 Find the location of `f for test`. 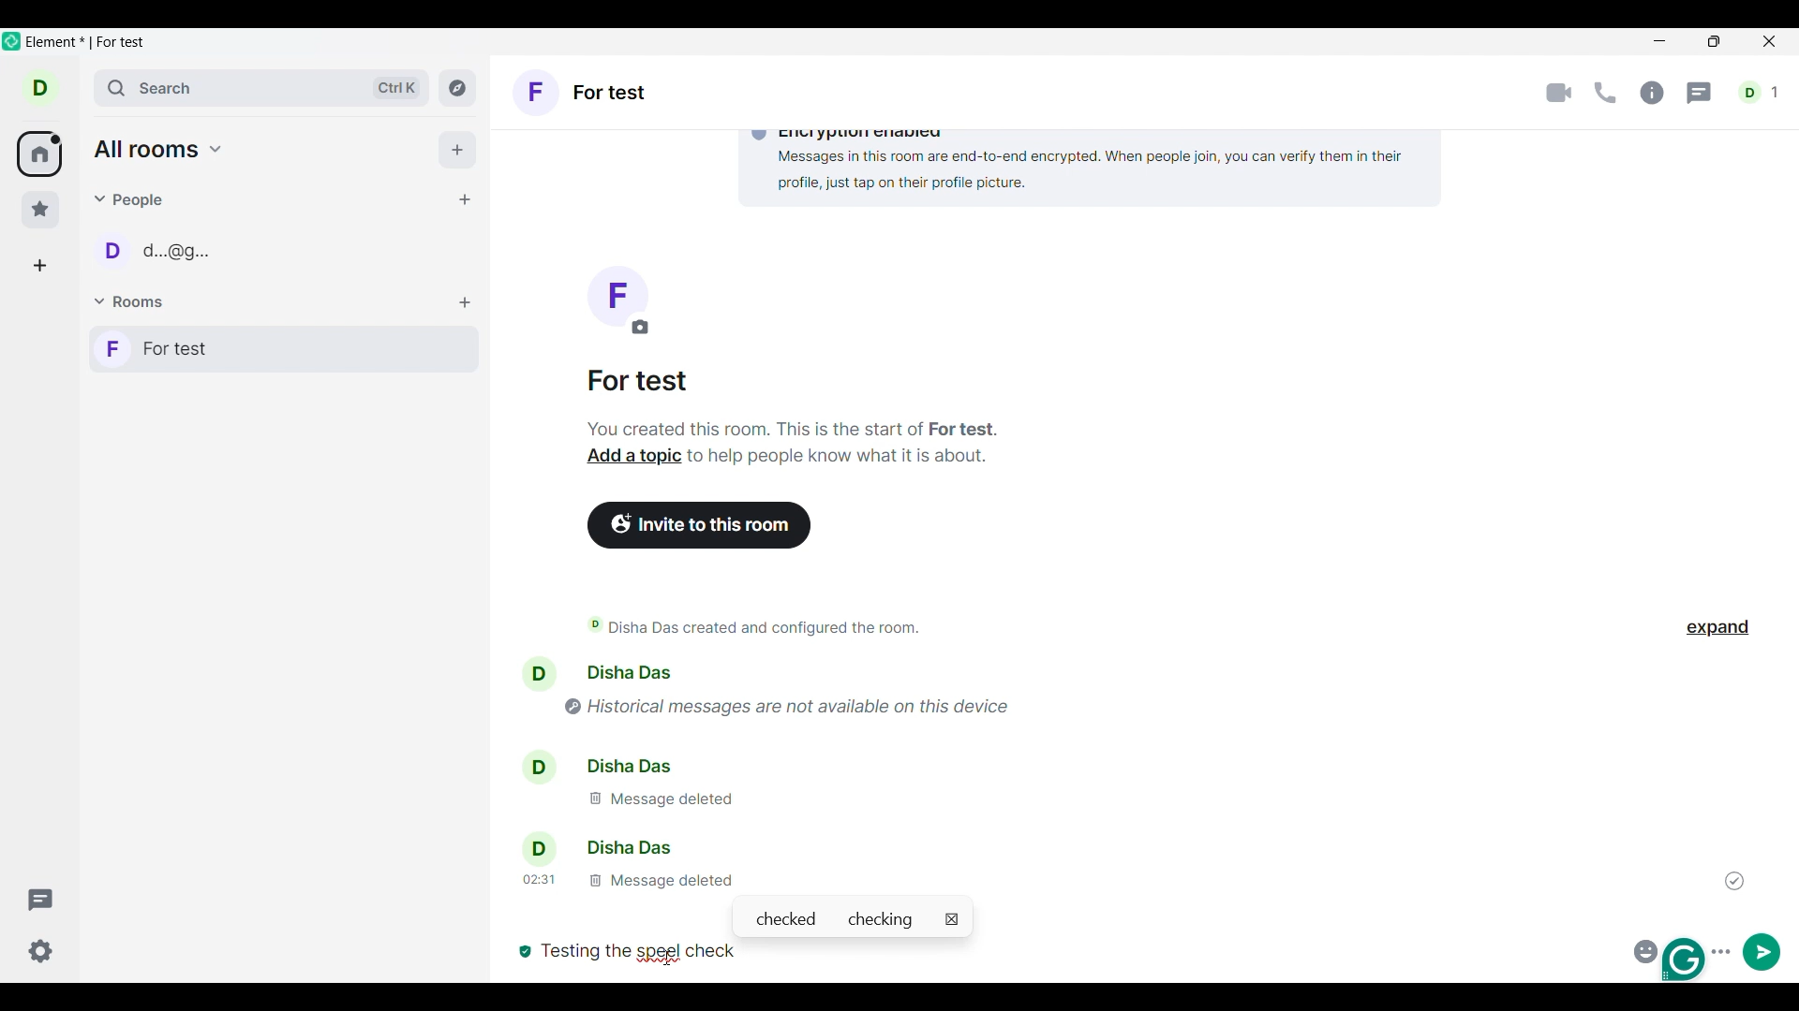

f for test is located at coordinates (284, 349).